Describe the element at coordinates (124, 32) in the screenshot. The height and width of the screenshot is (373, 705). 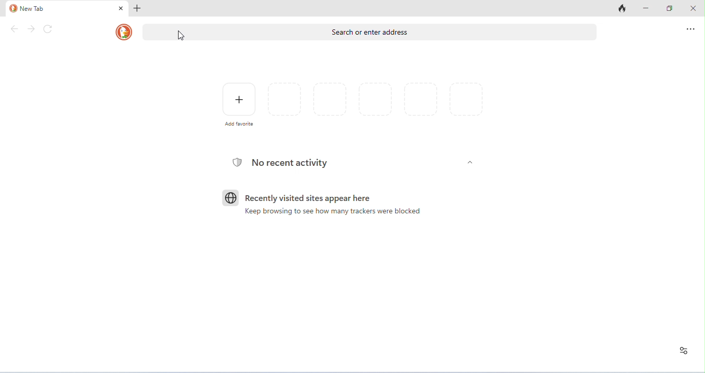
I see `duckduck go logo` at that location.